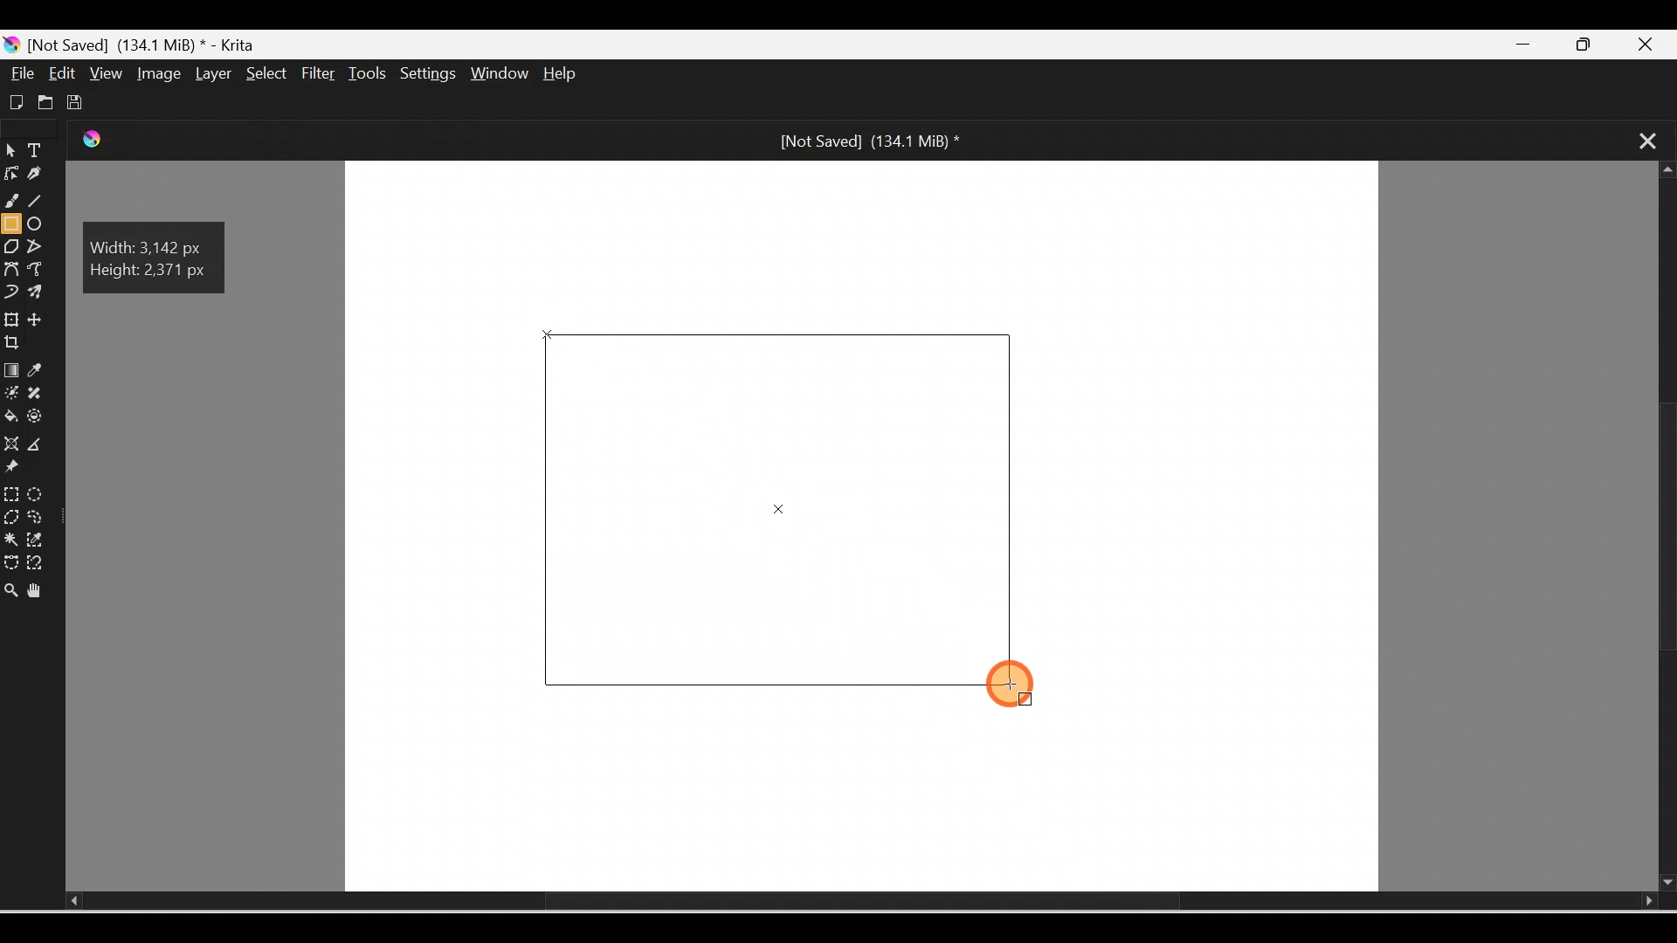 The width and height of the screenshot is (1677, 943). Describe the element at coordinates (103, 72) in the screenshot. I see `View` at that location.